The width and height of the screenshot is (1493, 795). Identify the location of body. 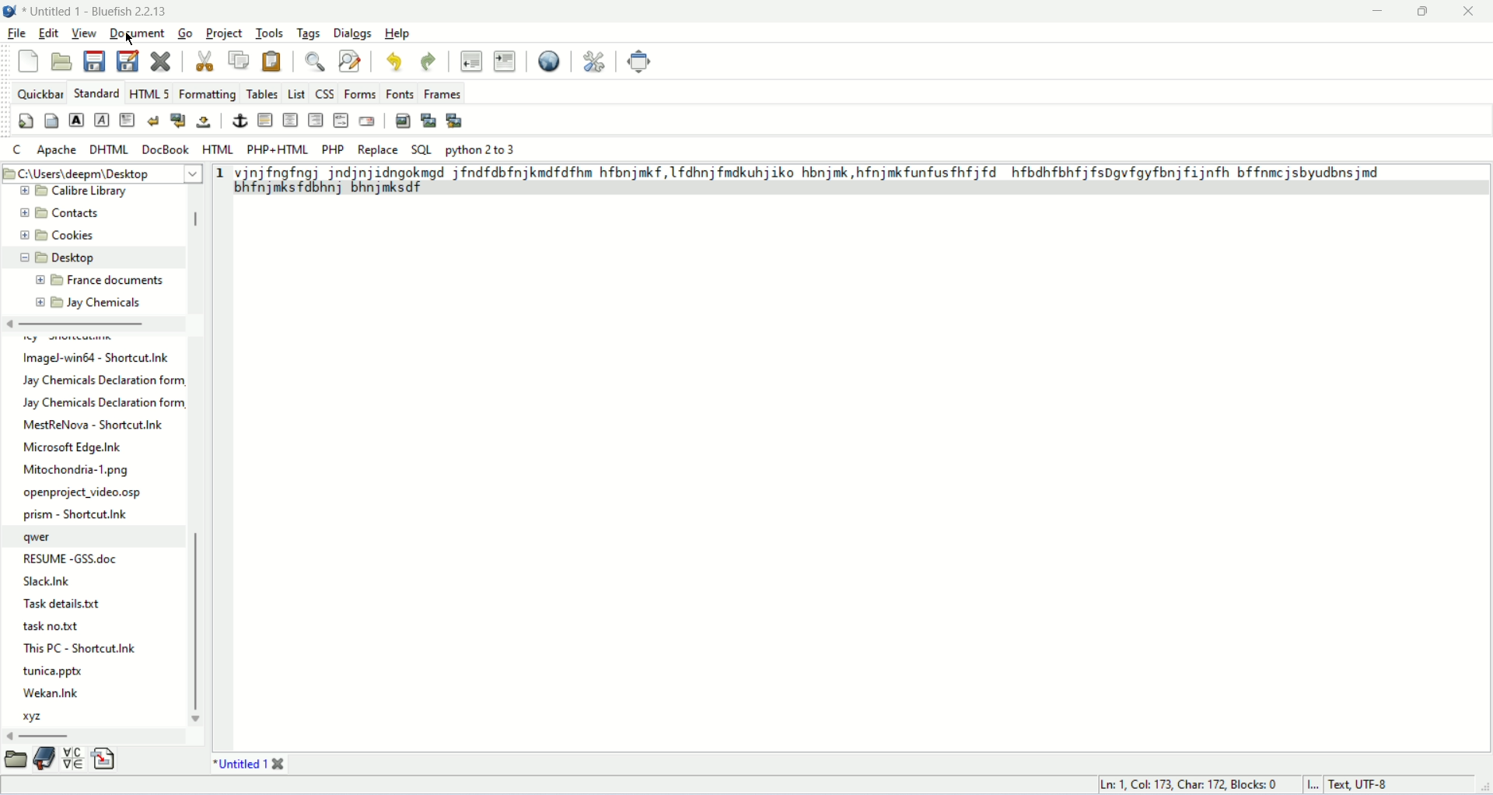
(52, 121).